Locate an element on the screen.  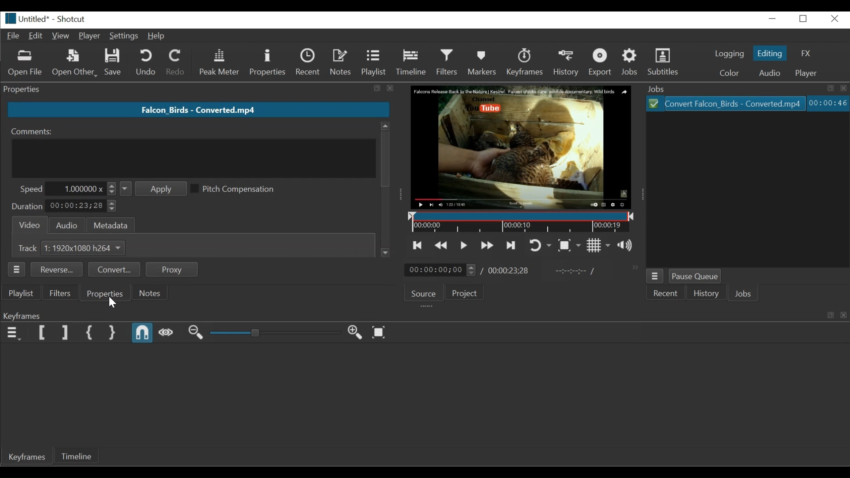
Media viewer is located at coordinates (519, 147).